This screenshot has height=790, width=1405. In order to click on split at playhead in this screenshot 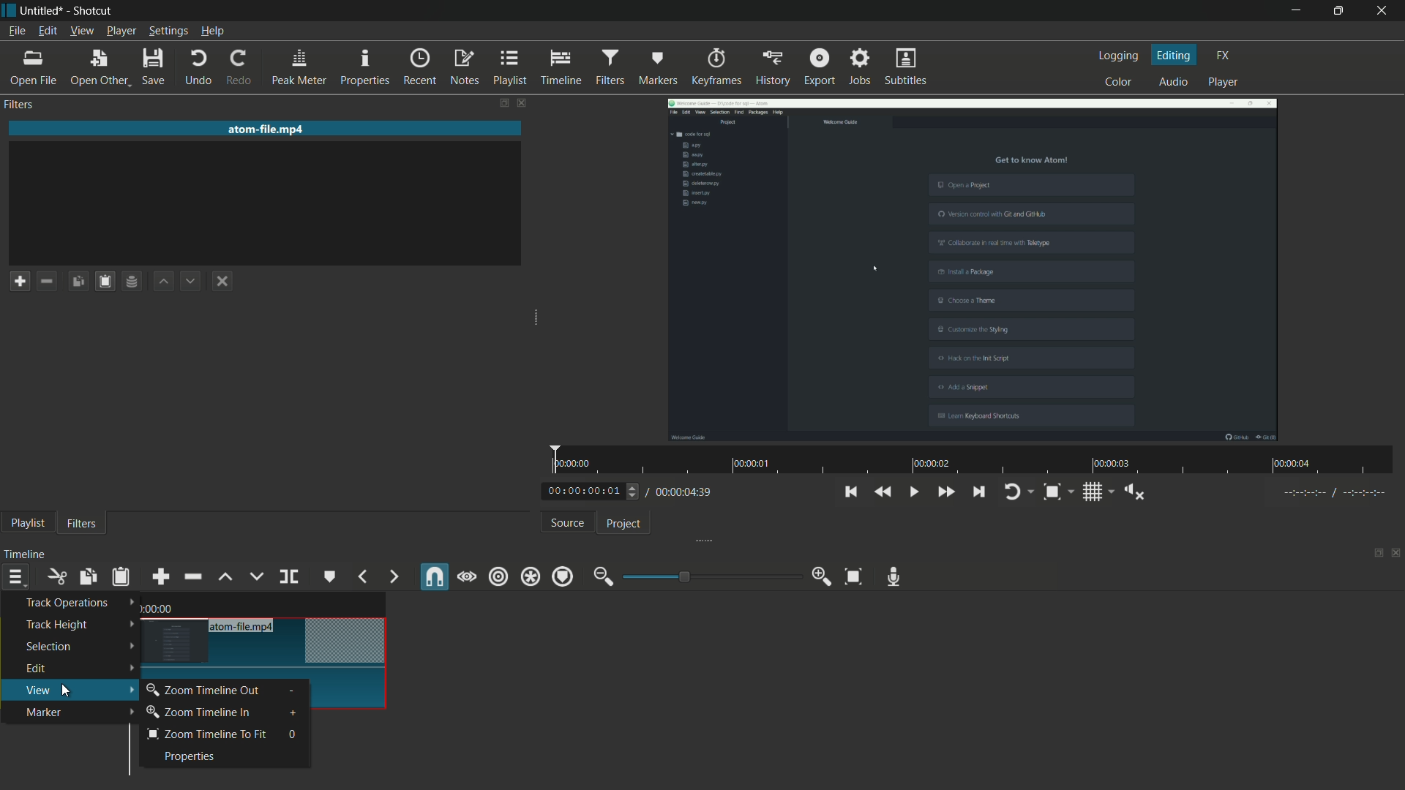, I will do `click(291, 576)`.